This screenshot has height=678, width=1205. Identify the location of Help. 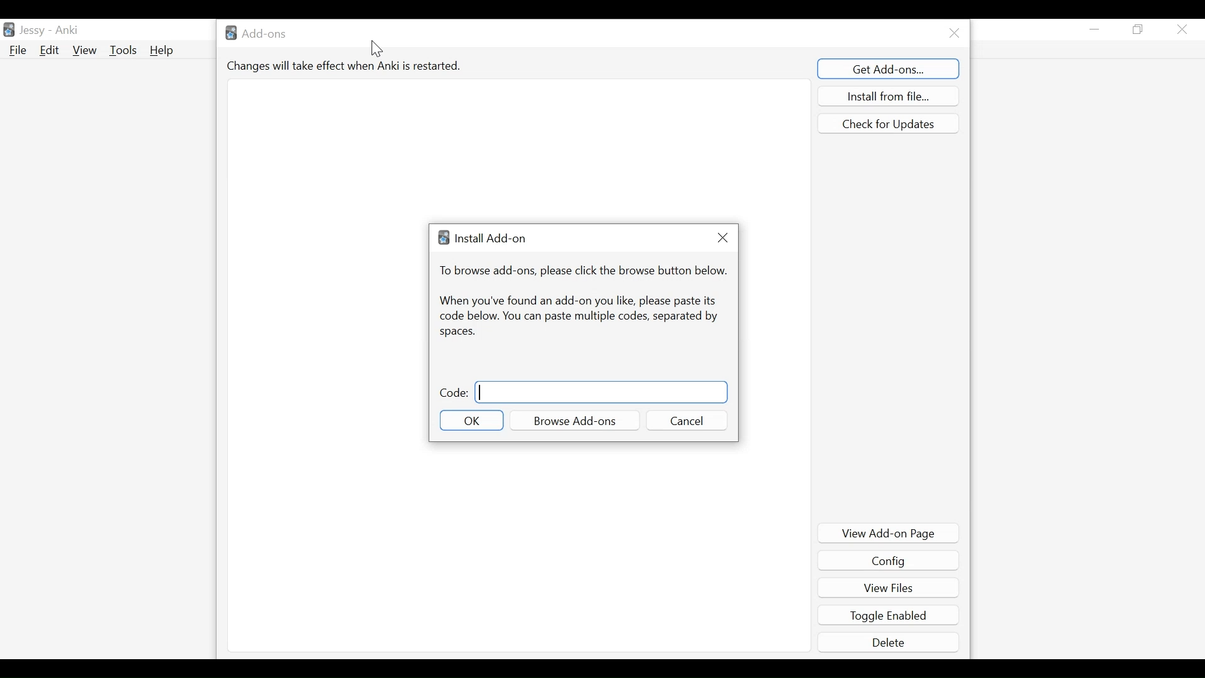
(164, 51).